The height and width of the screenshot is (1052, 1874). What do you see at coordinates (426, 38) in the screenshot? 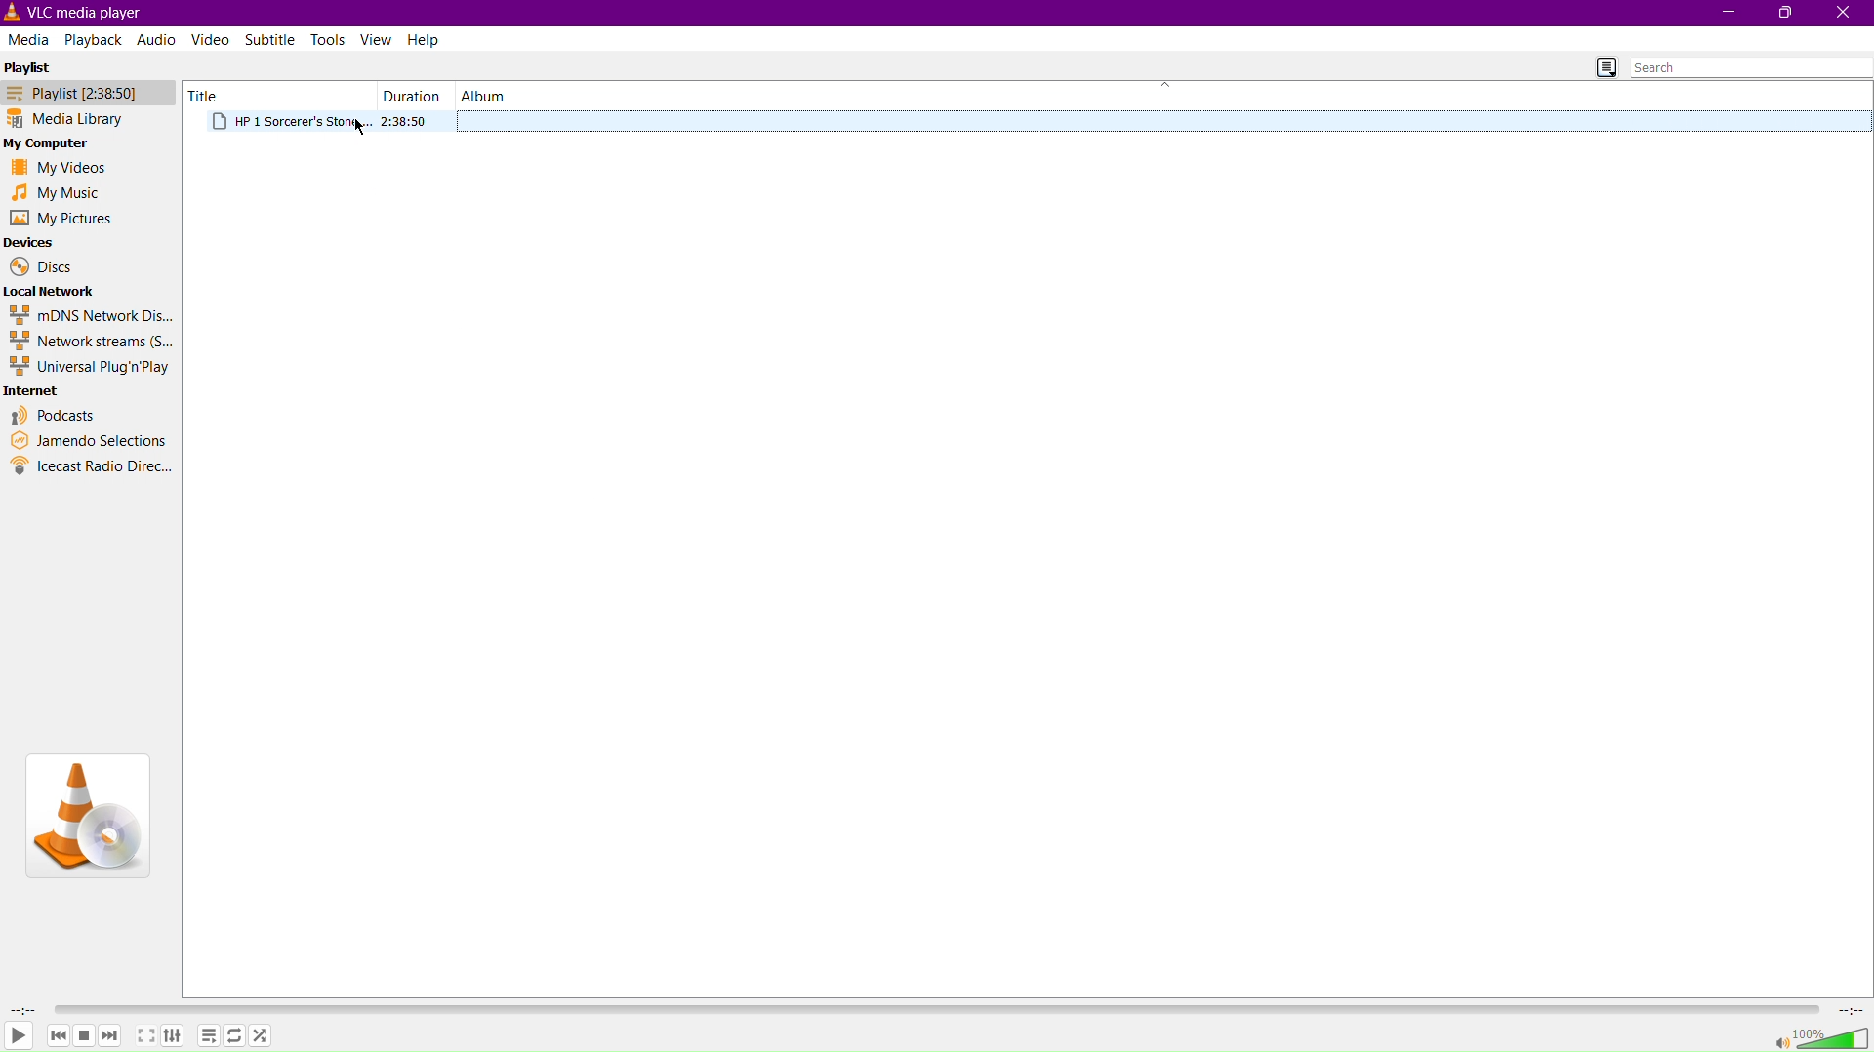
I see `Help` at bounding box center [426, 38].